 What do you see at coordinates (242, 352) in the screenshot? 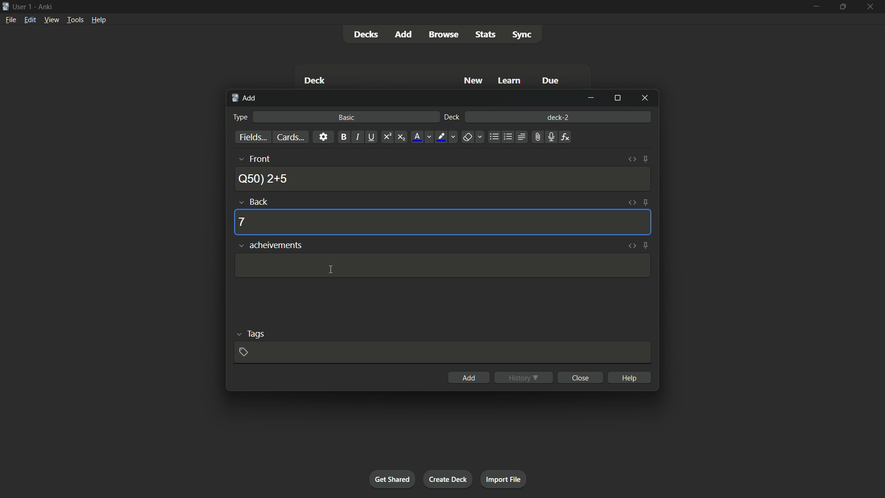
I see `add tag` at bounding box center [242, 352].